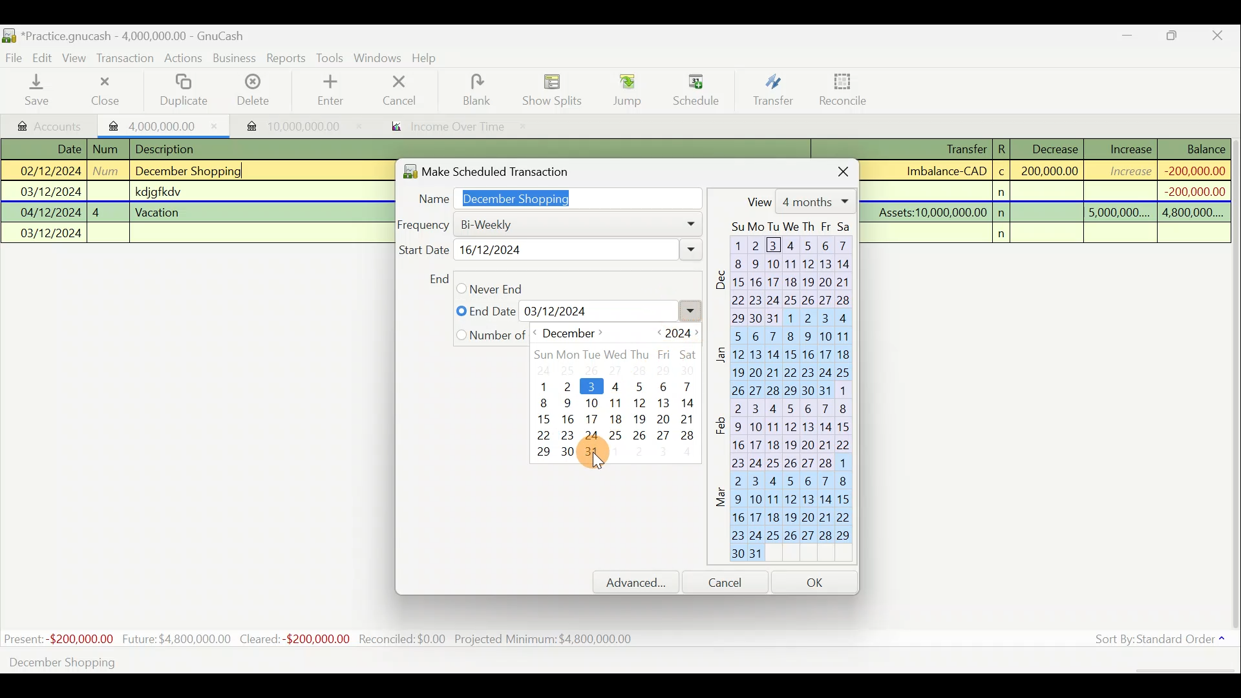  I want to click on Yearly, so click(491, 335).